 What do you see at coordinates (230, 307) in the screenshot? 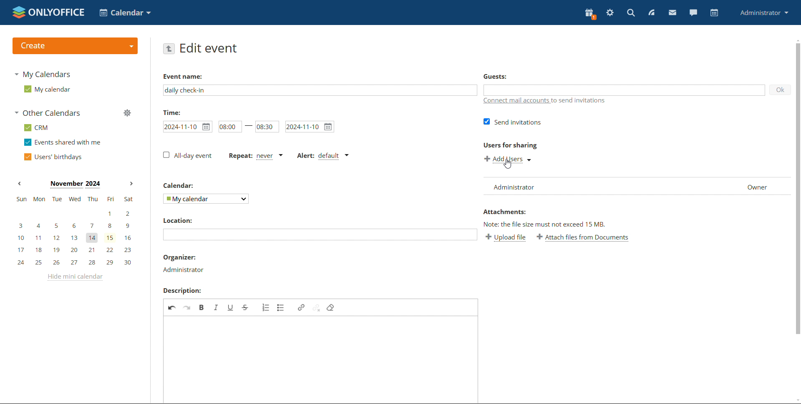
I see `underline` at bounding box center [230, 307].